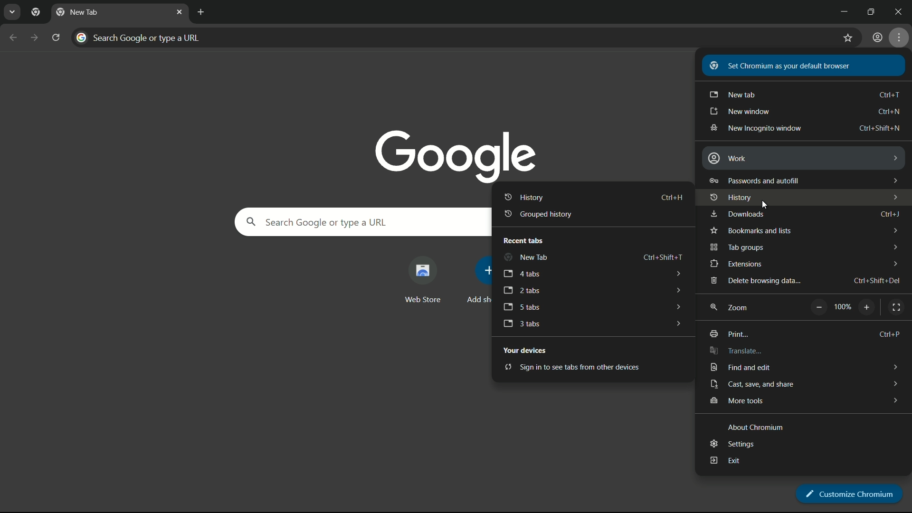 The image size is (912, 513). Describe the element at coordinates (736, 264) in the screenshot. I see `extensions` at that location.